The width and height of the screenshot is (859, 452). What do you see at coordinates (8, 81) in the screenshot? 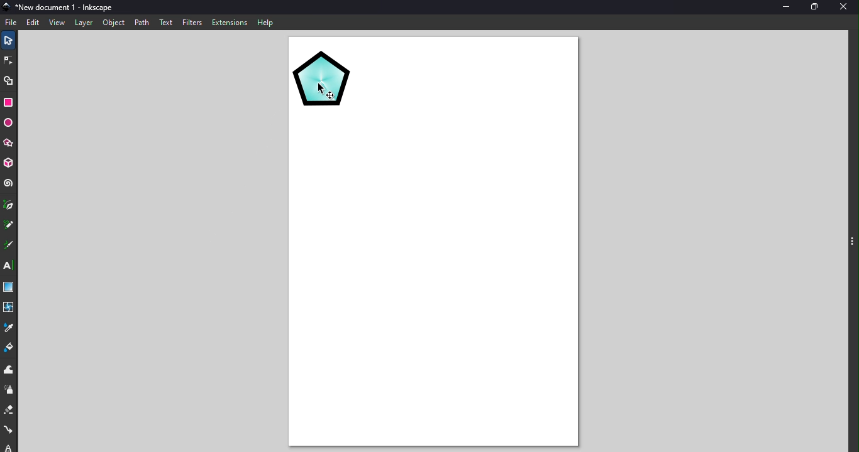
I see `Shape builder tool` at bounding box center [8, 81].